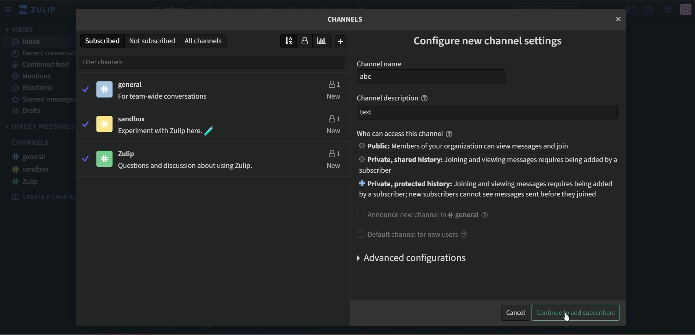  Describe the element at coordinates (32, 142) in the screenshot. I see `channels` at that location.